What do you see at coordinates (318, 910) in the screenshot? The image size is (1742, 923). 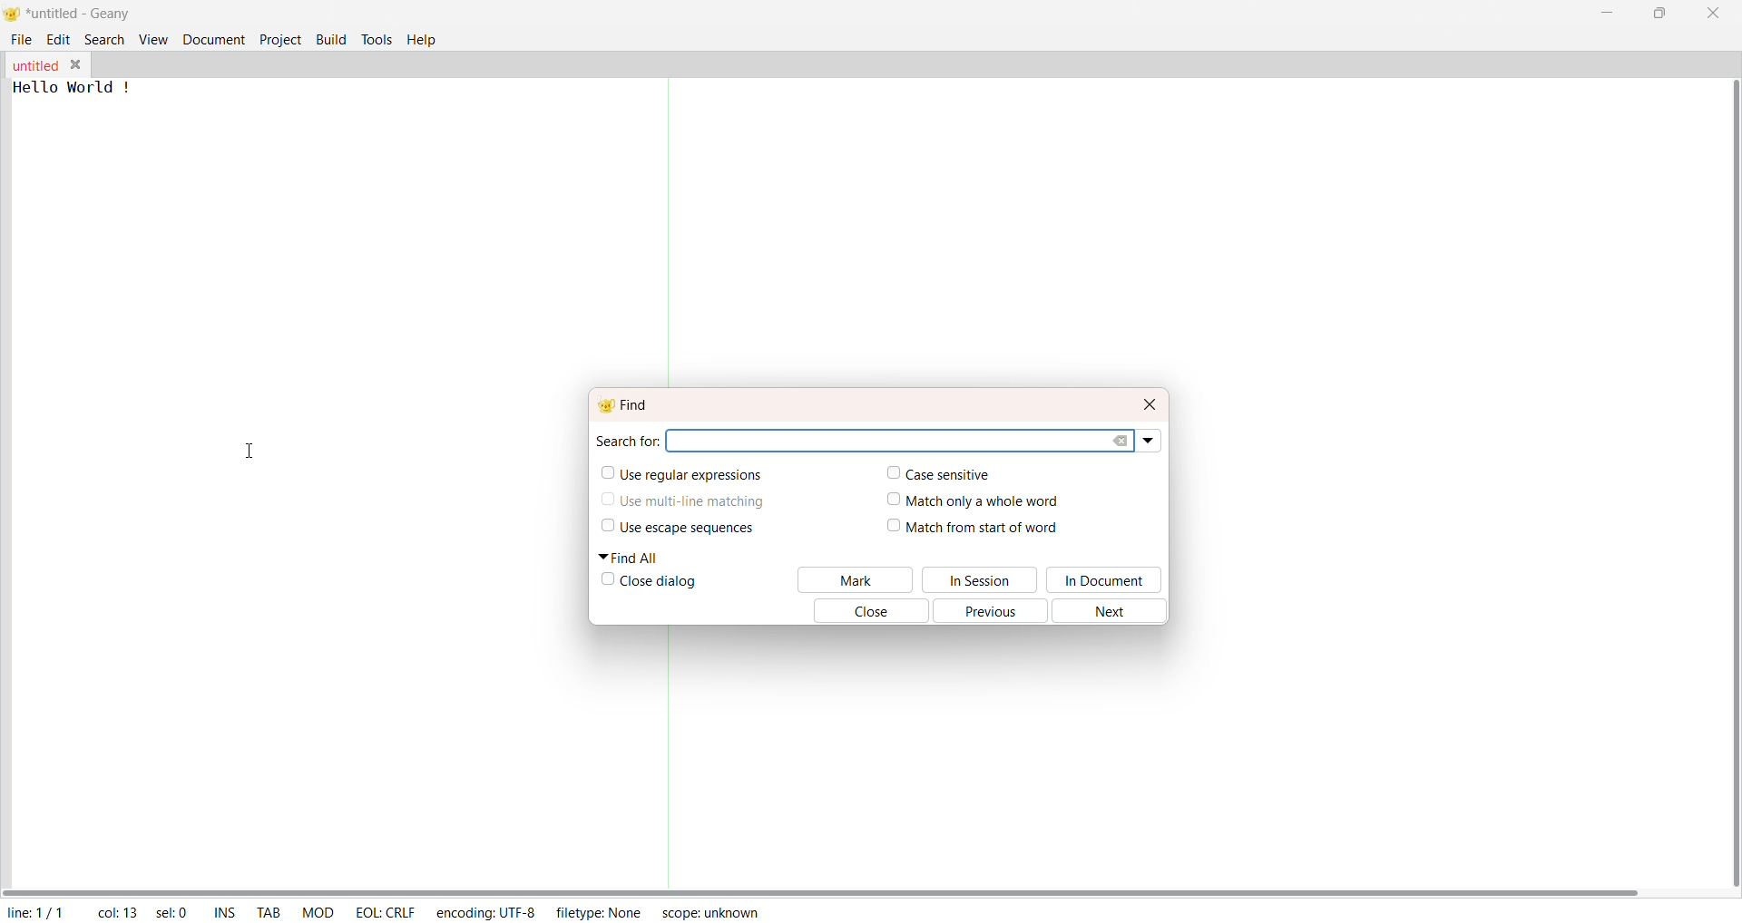 I see `MOD` at bounding box center [318, 910].